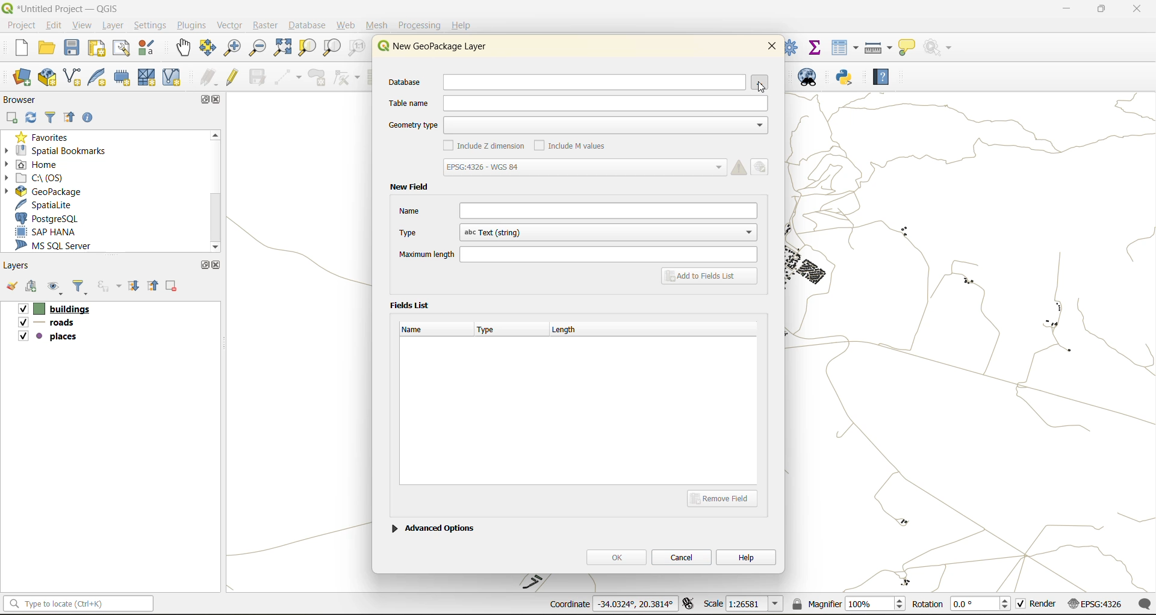 The width and height of the screenshot is (1156, 615). I want to click on toggle edits, so click(233, 77).